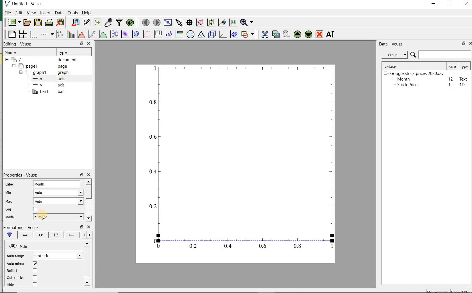 The height and width of the screenshot is (293, 472). I want to click on close, so click(466, 4).